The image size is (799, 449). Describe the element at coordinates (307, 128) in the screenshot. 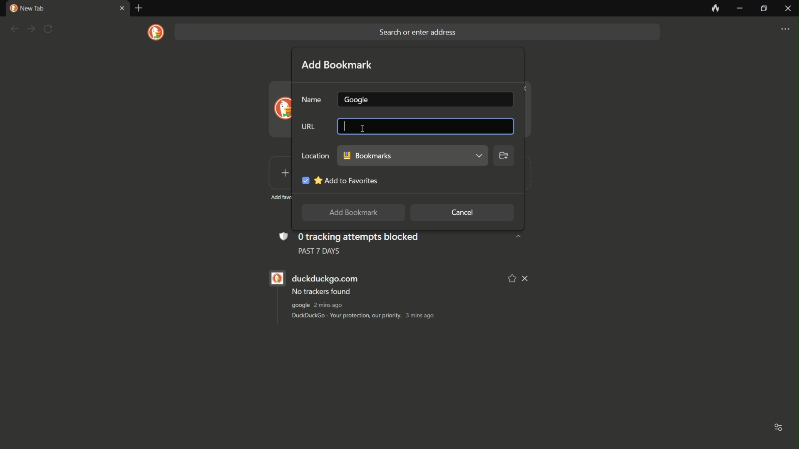

I see `URL` at that location.